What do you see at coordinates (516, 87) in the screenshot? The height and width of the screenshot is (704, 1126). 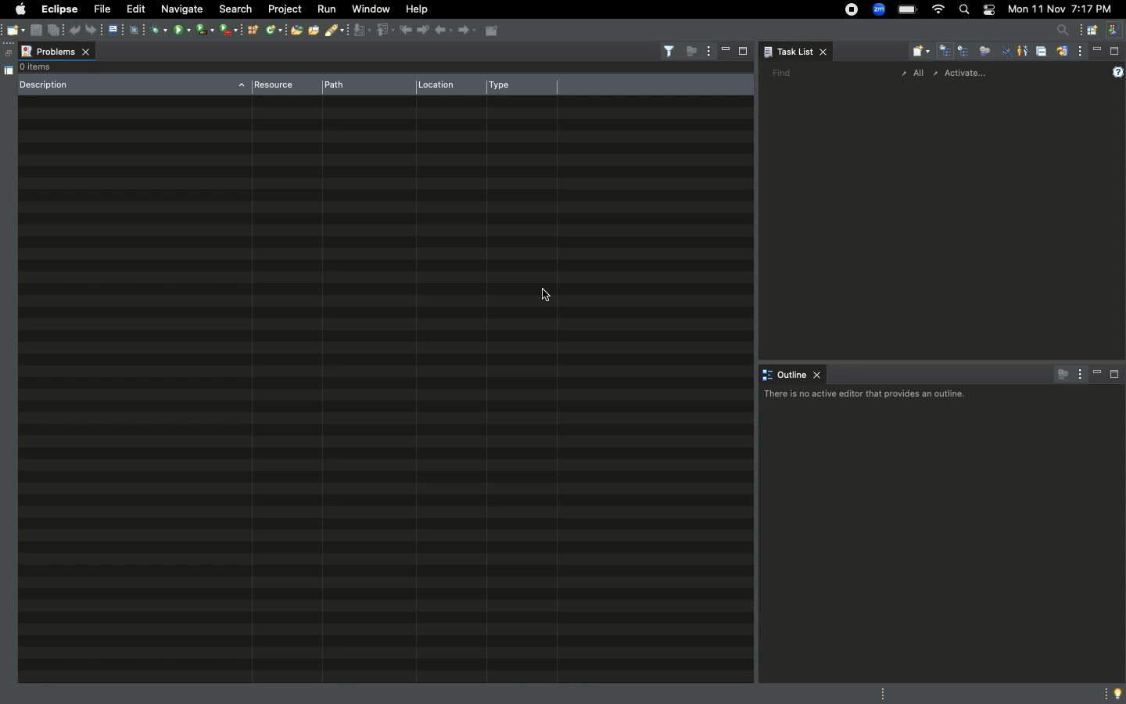 I see `Type` at bounding box center [516, 87].